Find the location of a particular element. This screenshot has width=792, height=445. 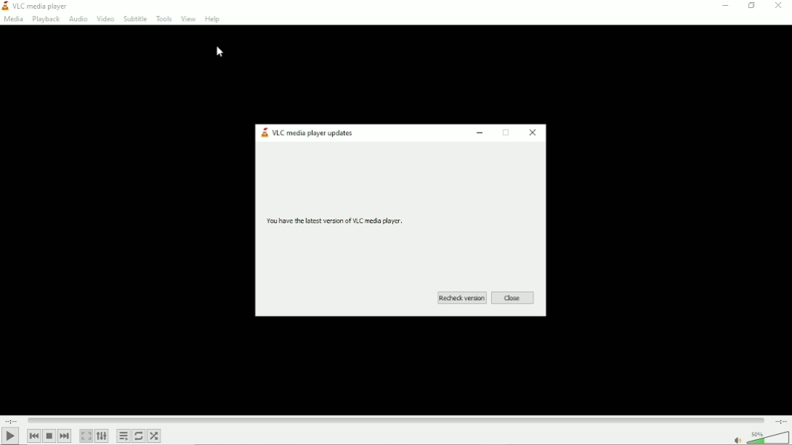

Maximize is located at coordinates (506, 133).